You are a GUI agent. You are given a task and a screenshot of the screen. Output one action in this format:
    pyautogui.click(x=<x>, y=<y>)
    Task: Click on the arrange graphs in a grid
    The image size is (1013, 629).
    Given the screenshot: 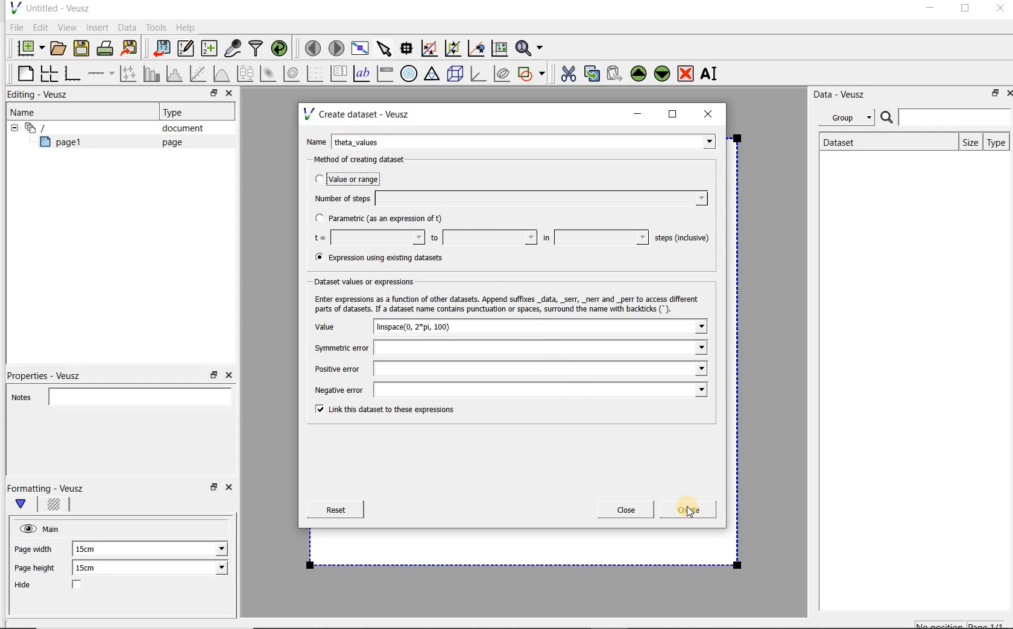 What is the action you would take?
    pyautogui.click(x=48, y=73)
    